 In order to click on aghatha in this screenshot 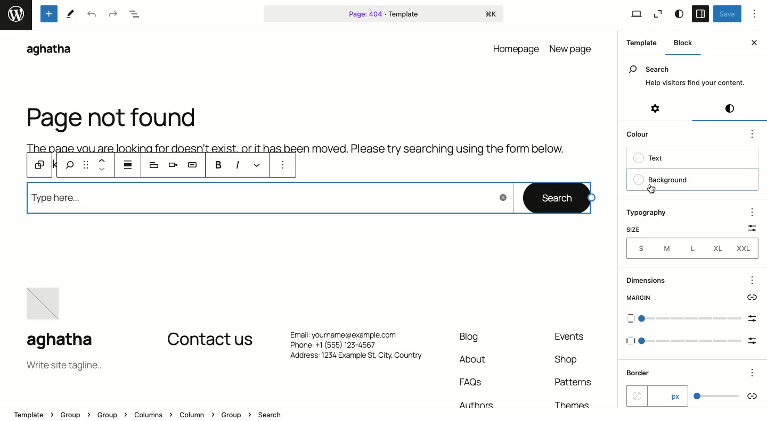, I will do `click(48, 49)`.